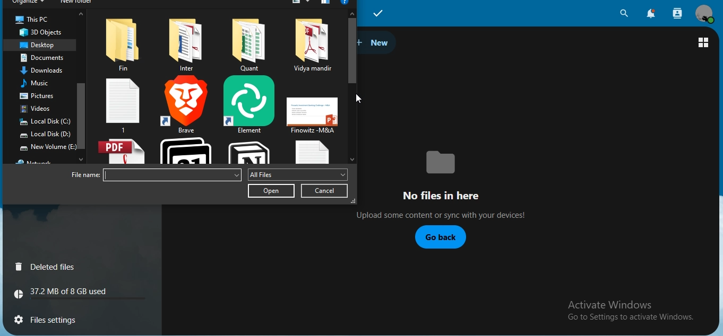 The image size is (723, 336). Describe the element at coordinates (46, 122) in the screenshot. I see `local disk C` at that location.